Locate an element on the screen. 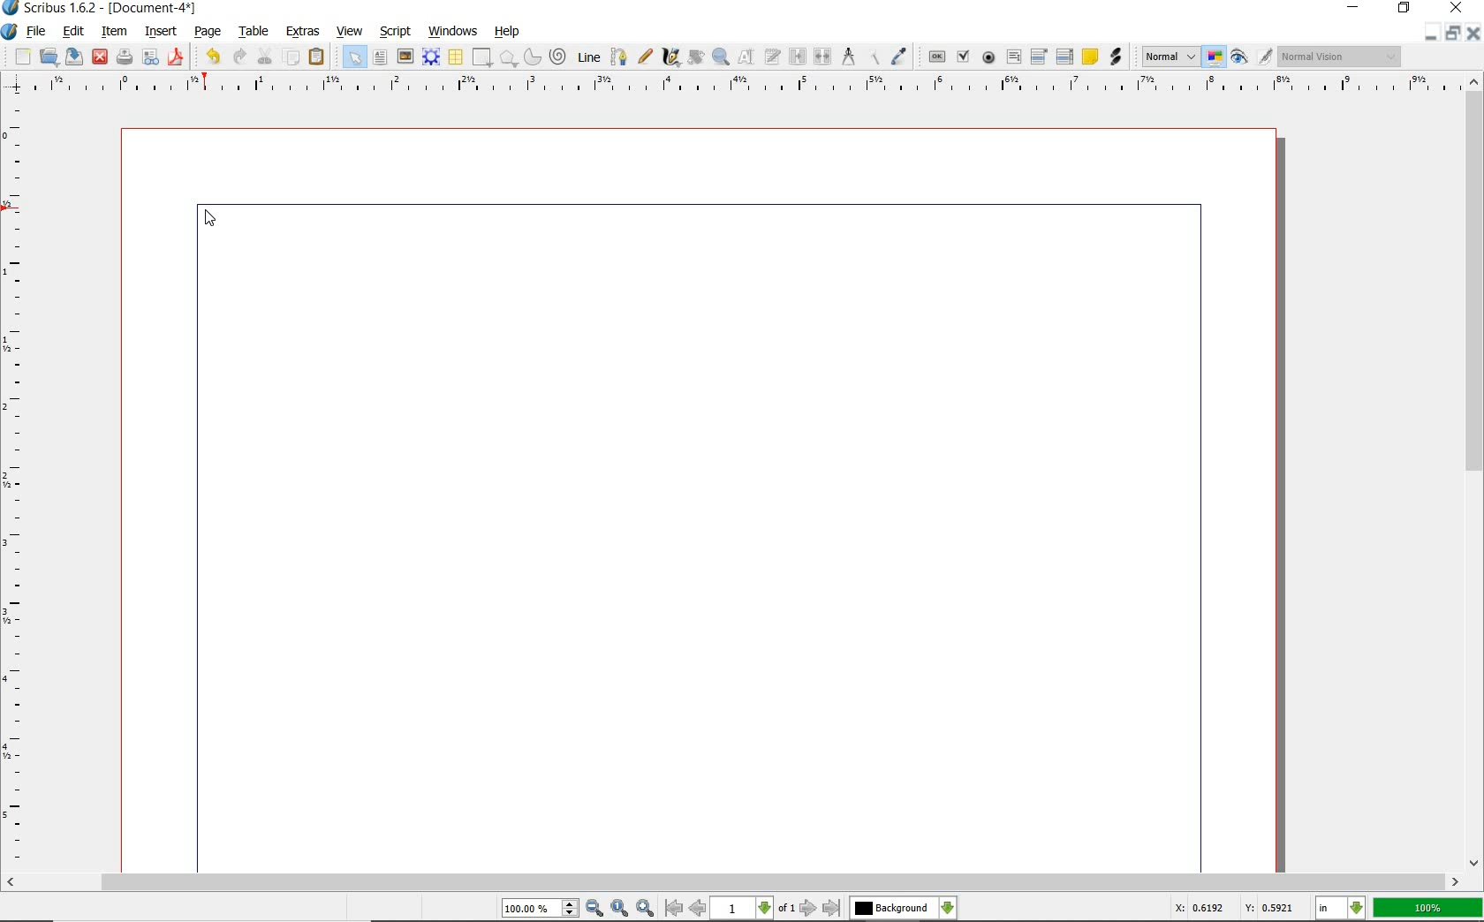  in is located at coordinates (1341, 908).